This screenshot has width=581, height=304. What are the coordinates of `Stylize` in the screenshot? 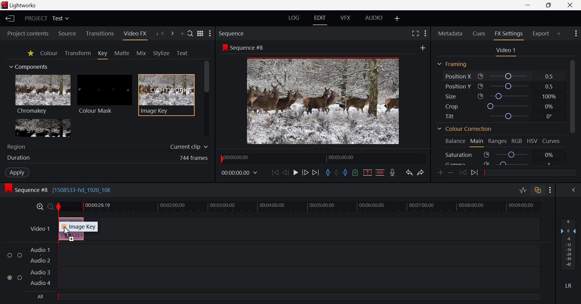 It's located at (161, 53).